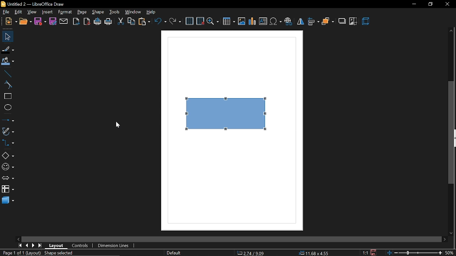 The width and height of the screenshot is (456, 256). What do you see at coordinates (365, 252) in the screenshot?
I see `1:1` at bounding box center [365, 252].